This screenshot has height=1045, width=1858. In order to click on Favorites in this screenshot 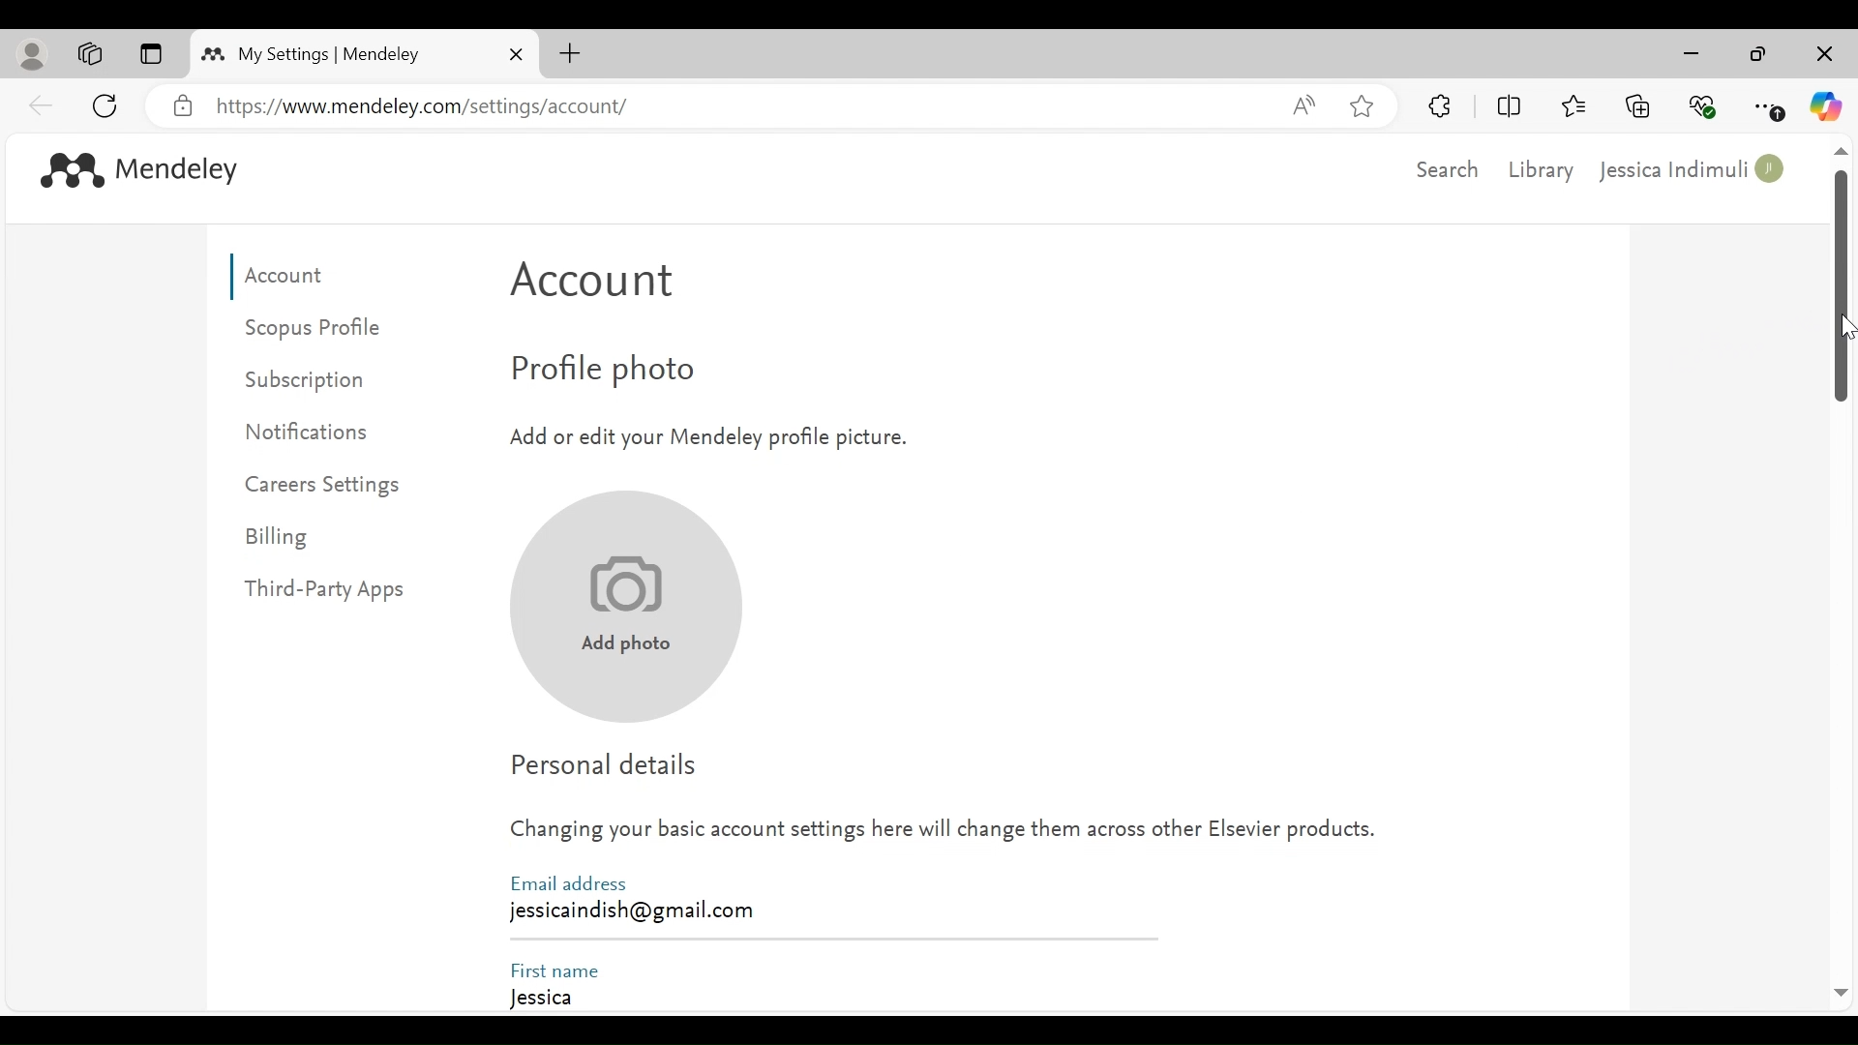, I will do `click(1573, 104)`.